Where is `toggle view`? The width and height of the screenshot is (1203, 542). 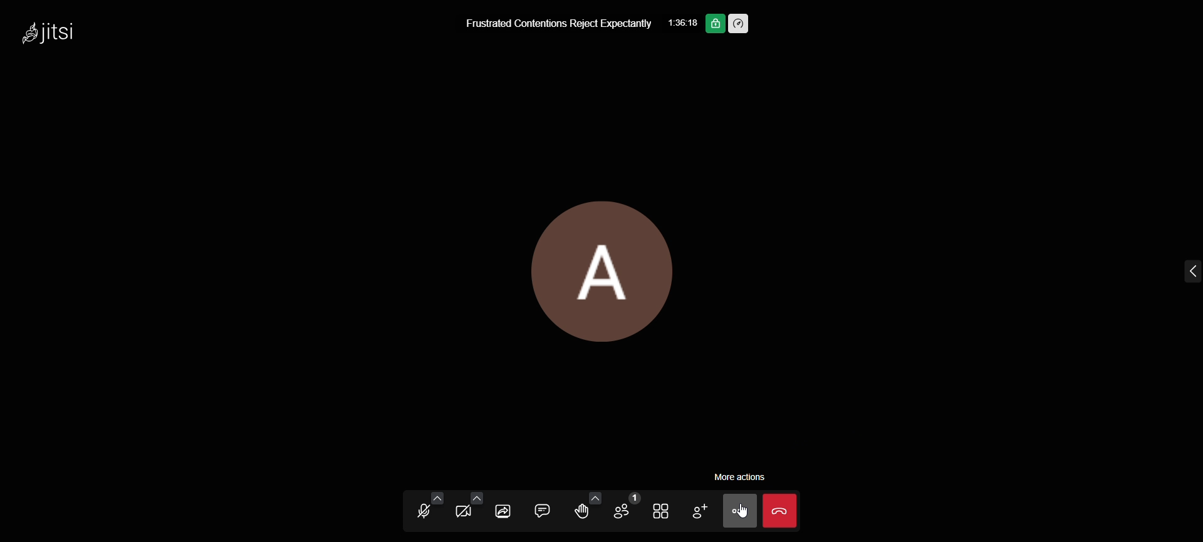 toggle view is located at coordinates (660, 511).